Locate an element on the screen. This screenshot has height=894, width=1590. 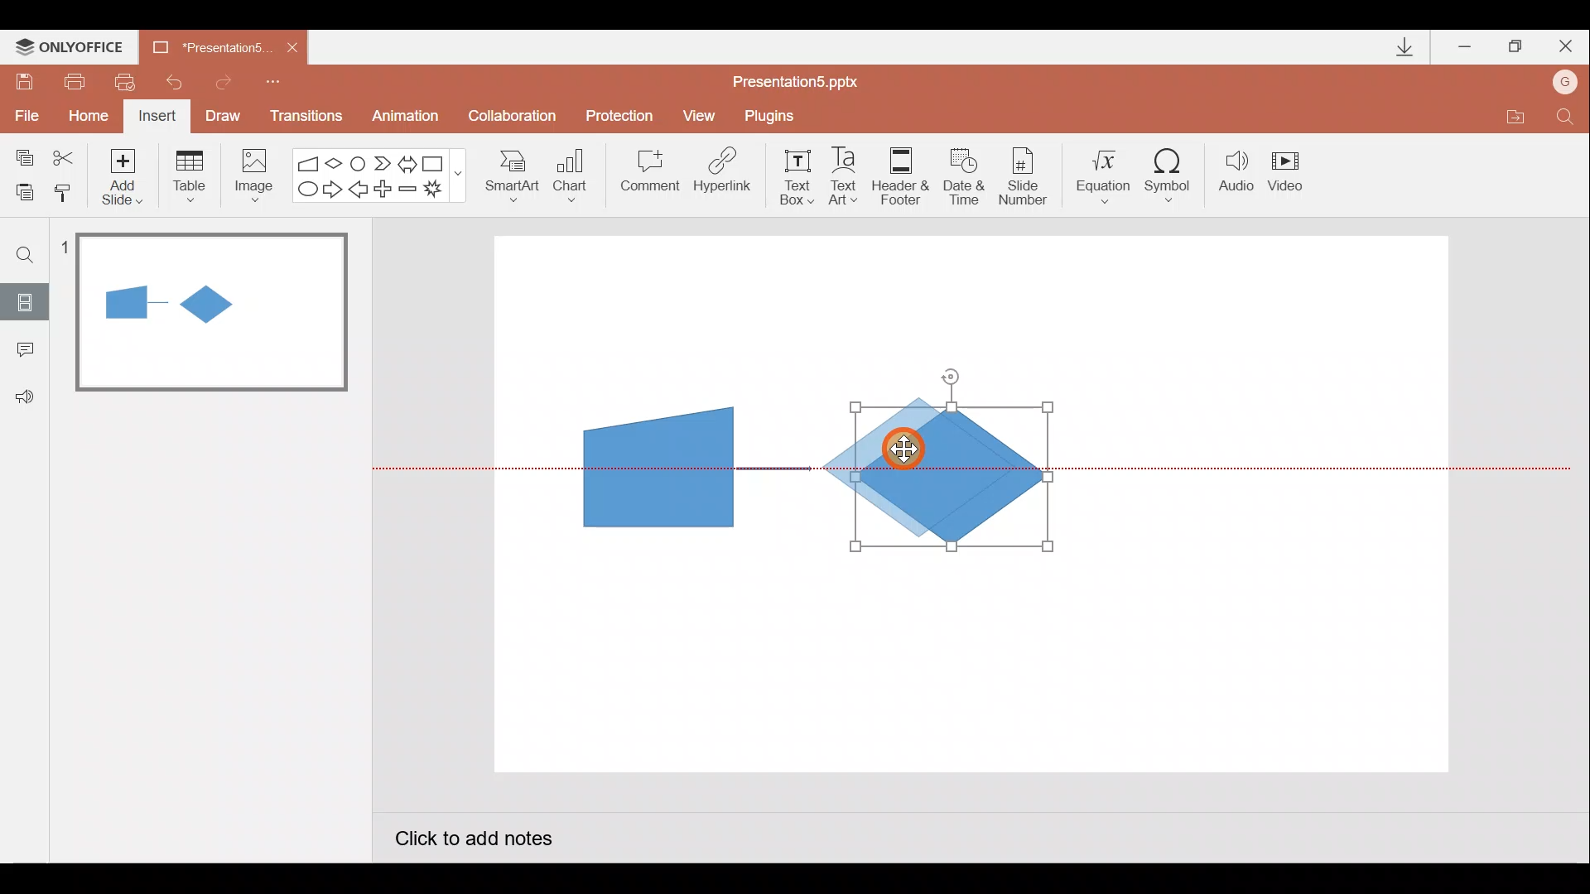
Click to add notes is located at coordinates (472, 841).